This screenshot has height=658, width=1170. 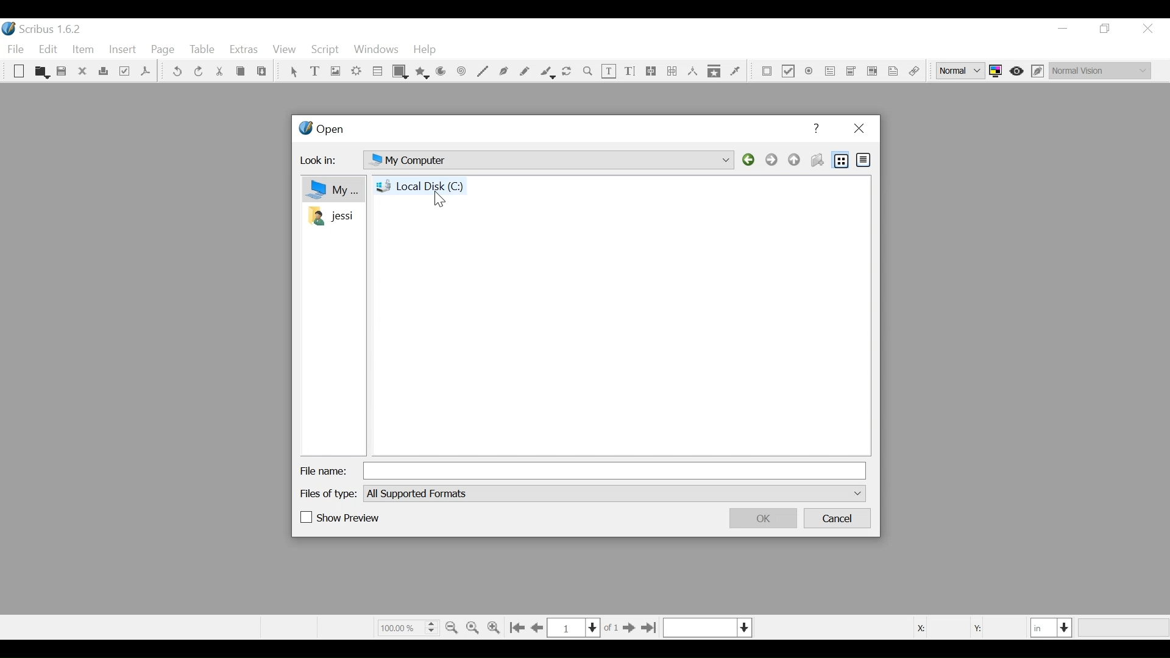 I want to click on Zoom to 100, so click(x=474, y=626).